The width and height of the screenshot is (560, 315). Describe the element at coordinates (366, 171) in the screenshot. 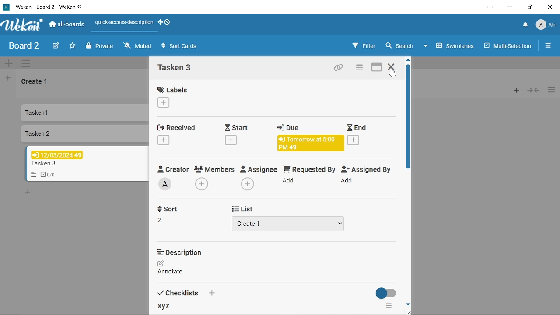

I see `Assigned By` at that location.